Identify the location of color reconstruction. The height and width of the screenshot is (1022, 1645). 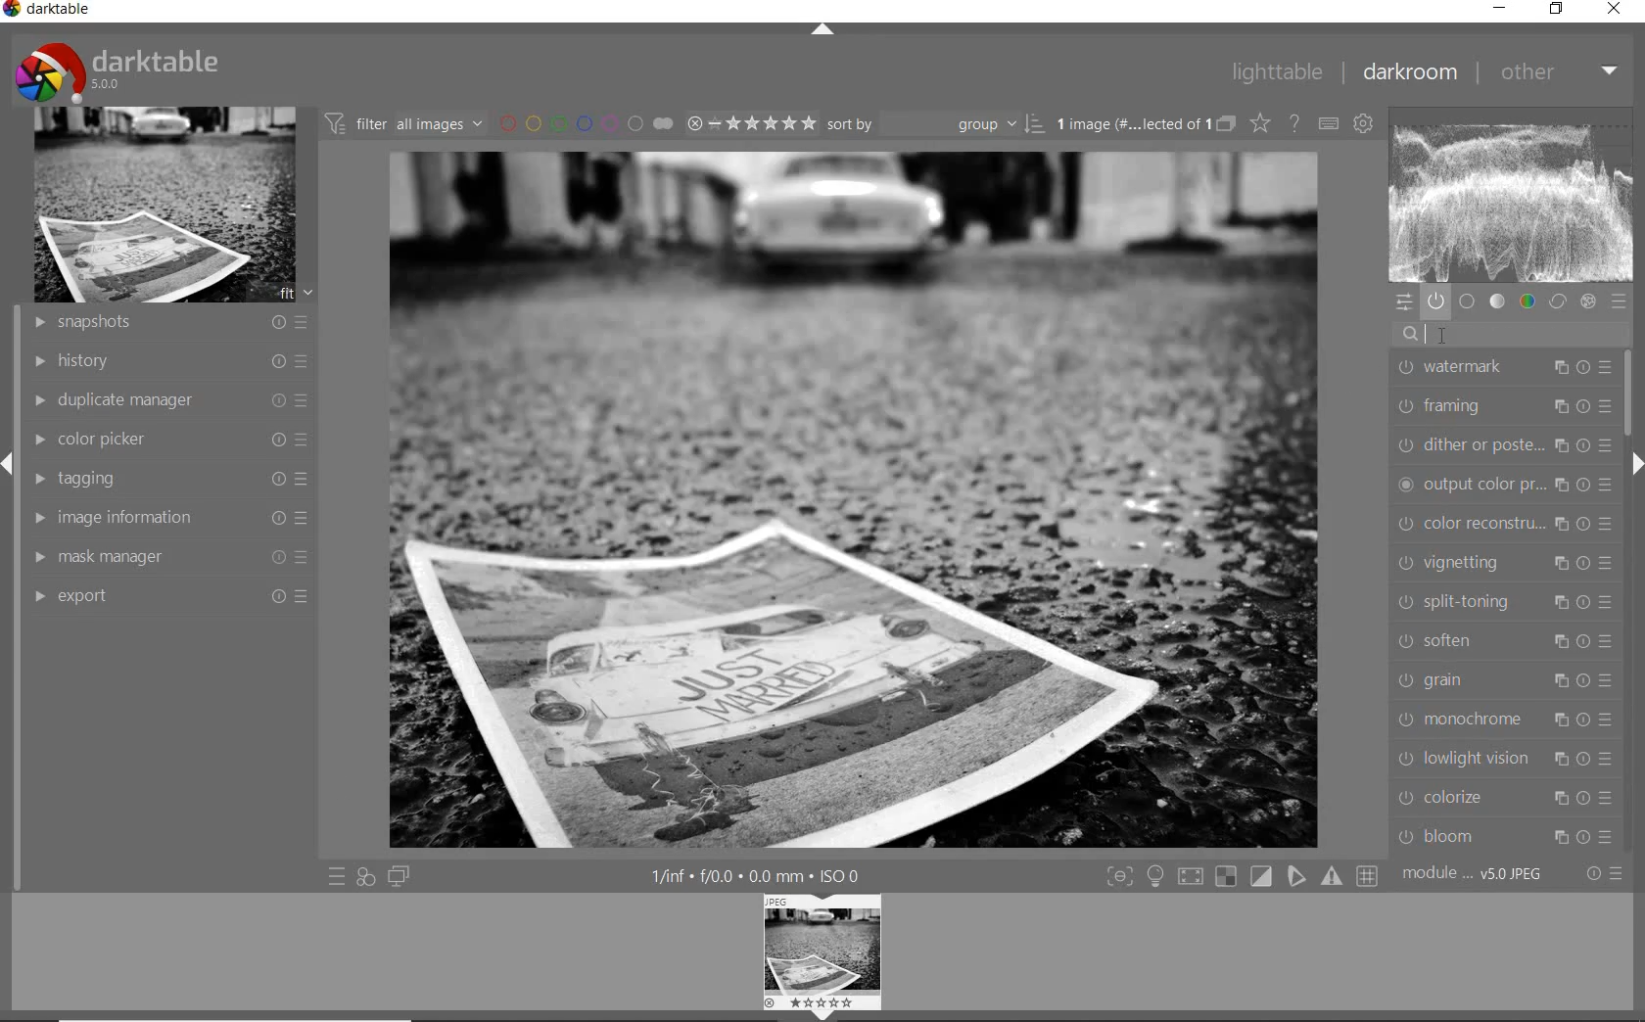
(1504, 525).